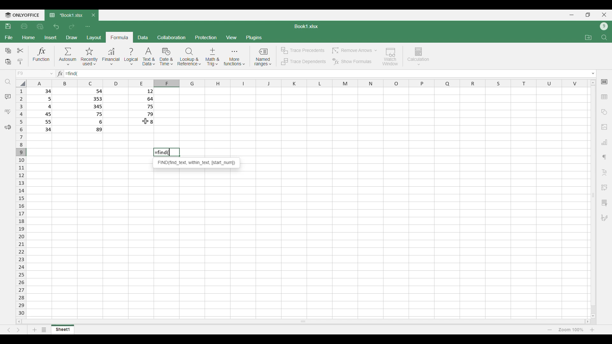 The height and width of the screenshot is (344, 612). What do you see at coordinates (263, 57) in the screenshot?
I see `Named ranges` at bounding box center [263, 57].